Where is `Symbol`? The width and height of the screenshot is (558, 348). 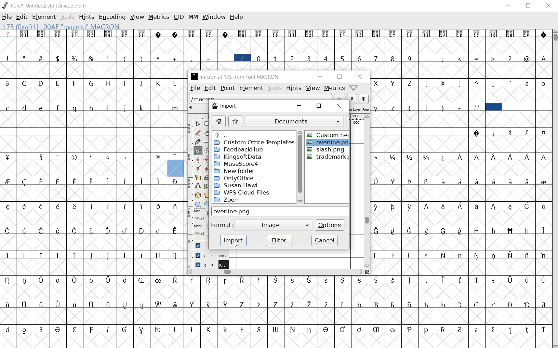 Symbol is located at coordinates (141, 34).